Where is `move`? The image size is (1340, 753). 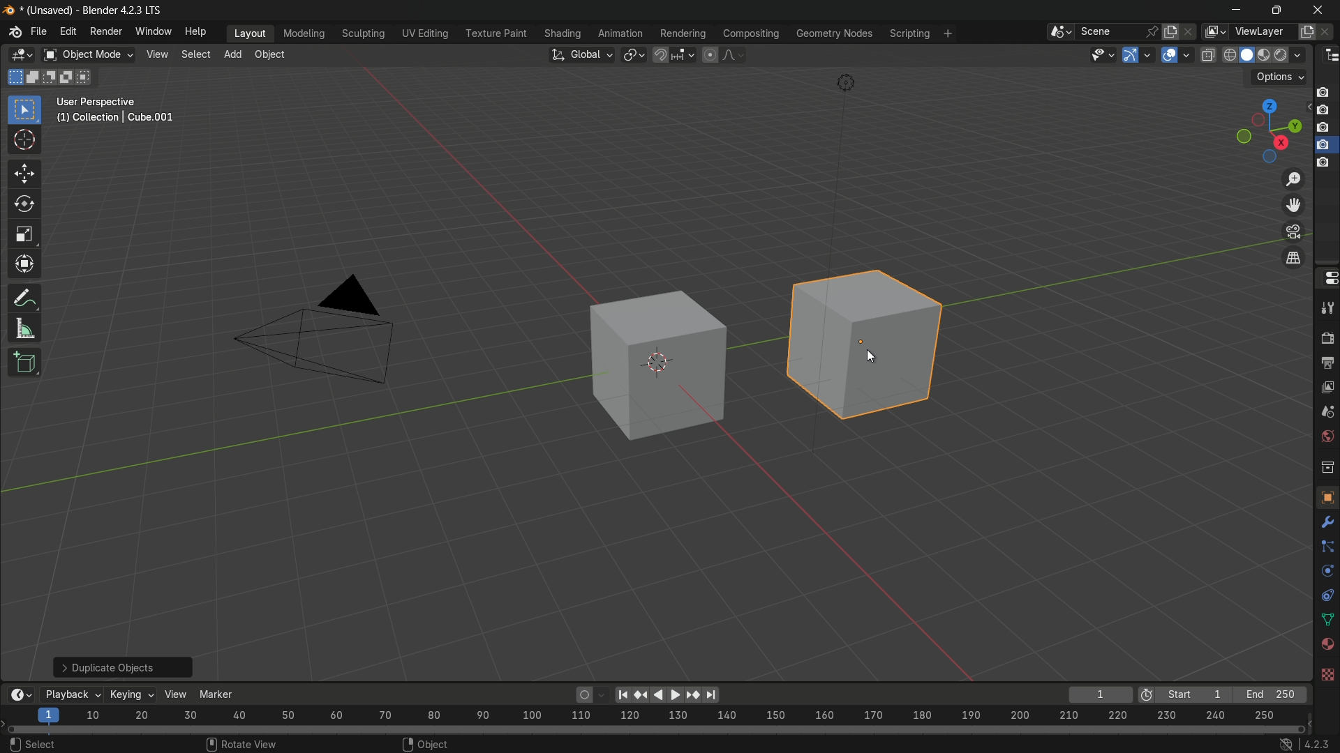
move is located at coordinates (24, 172).